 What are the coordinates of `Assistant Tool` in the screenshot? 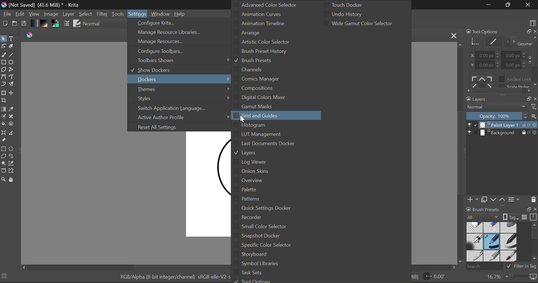 It's located at (4, 133).